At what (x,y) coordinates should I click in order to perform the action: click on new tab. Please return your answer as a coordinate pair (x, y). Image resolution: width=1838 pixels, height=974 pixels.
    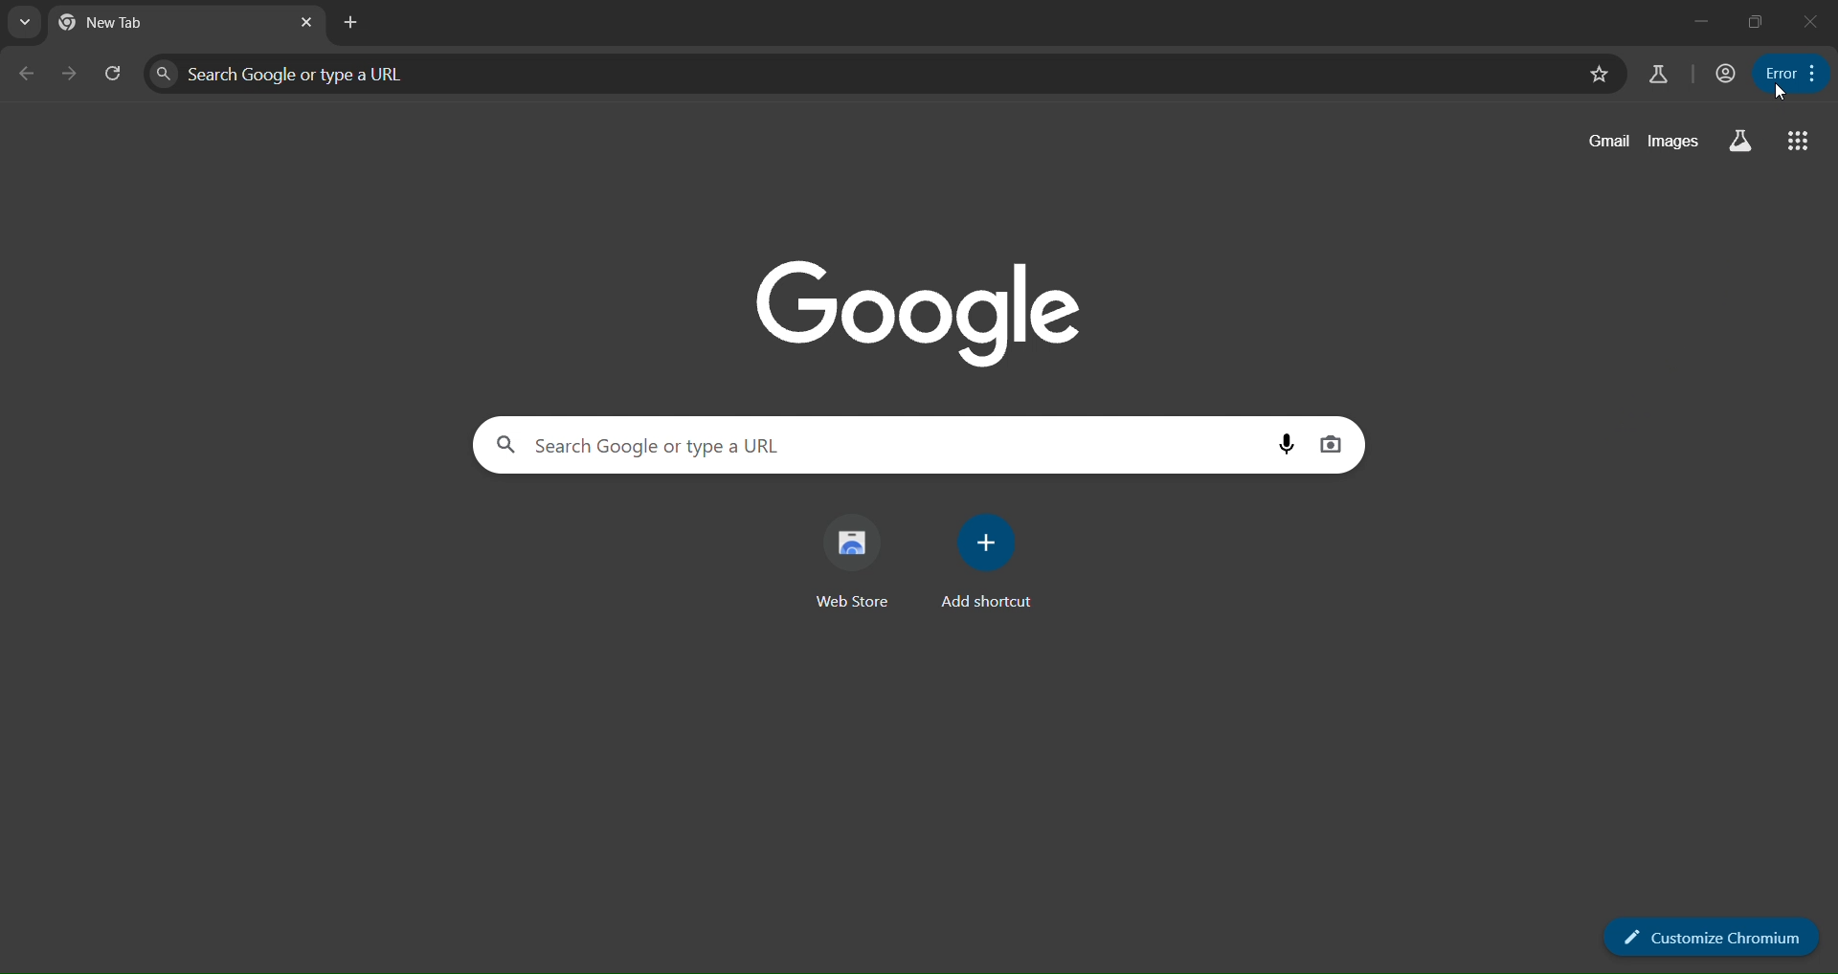
    Looking at the image, I should click on (351, 23).